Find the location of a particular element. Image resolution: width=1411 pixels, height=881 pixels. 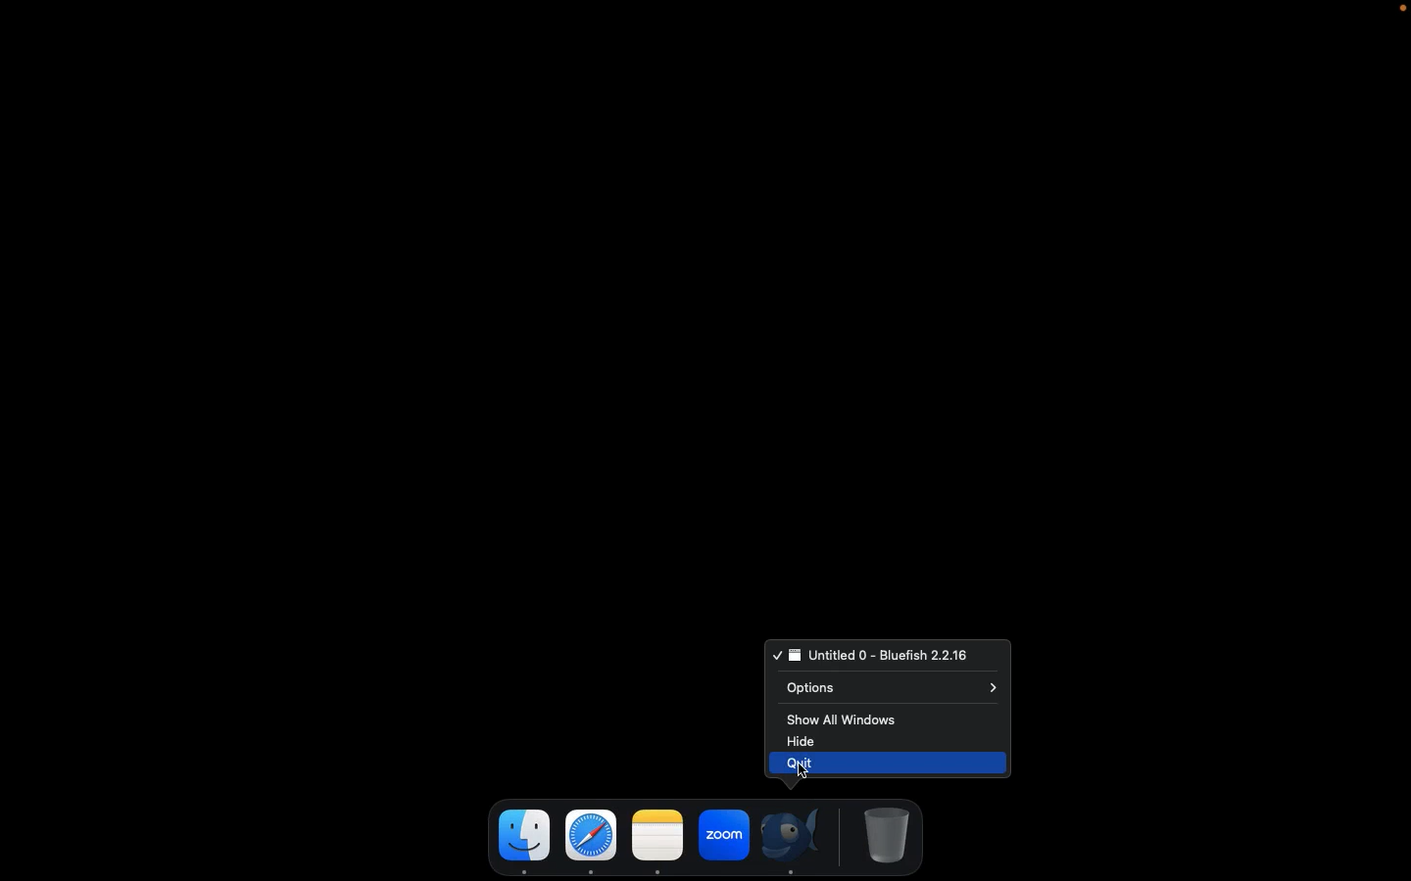

finder is located at coordinates (526, 836).